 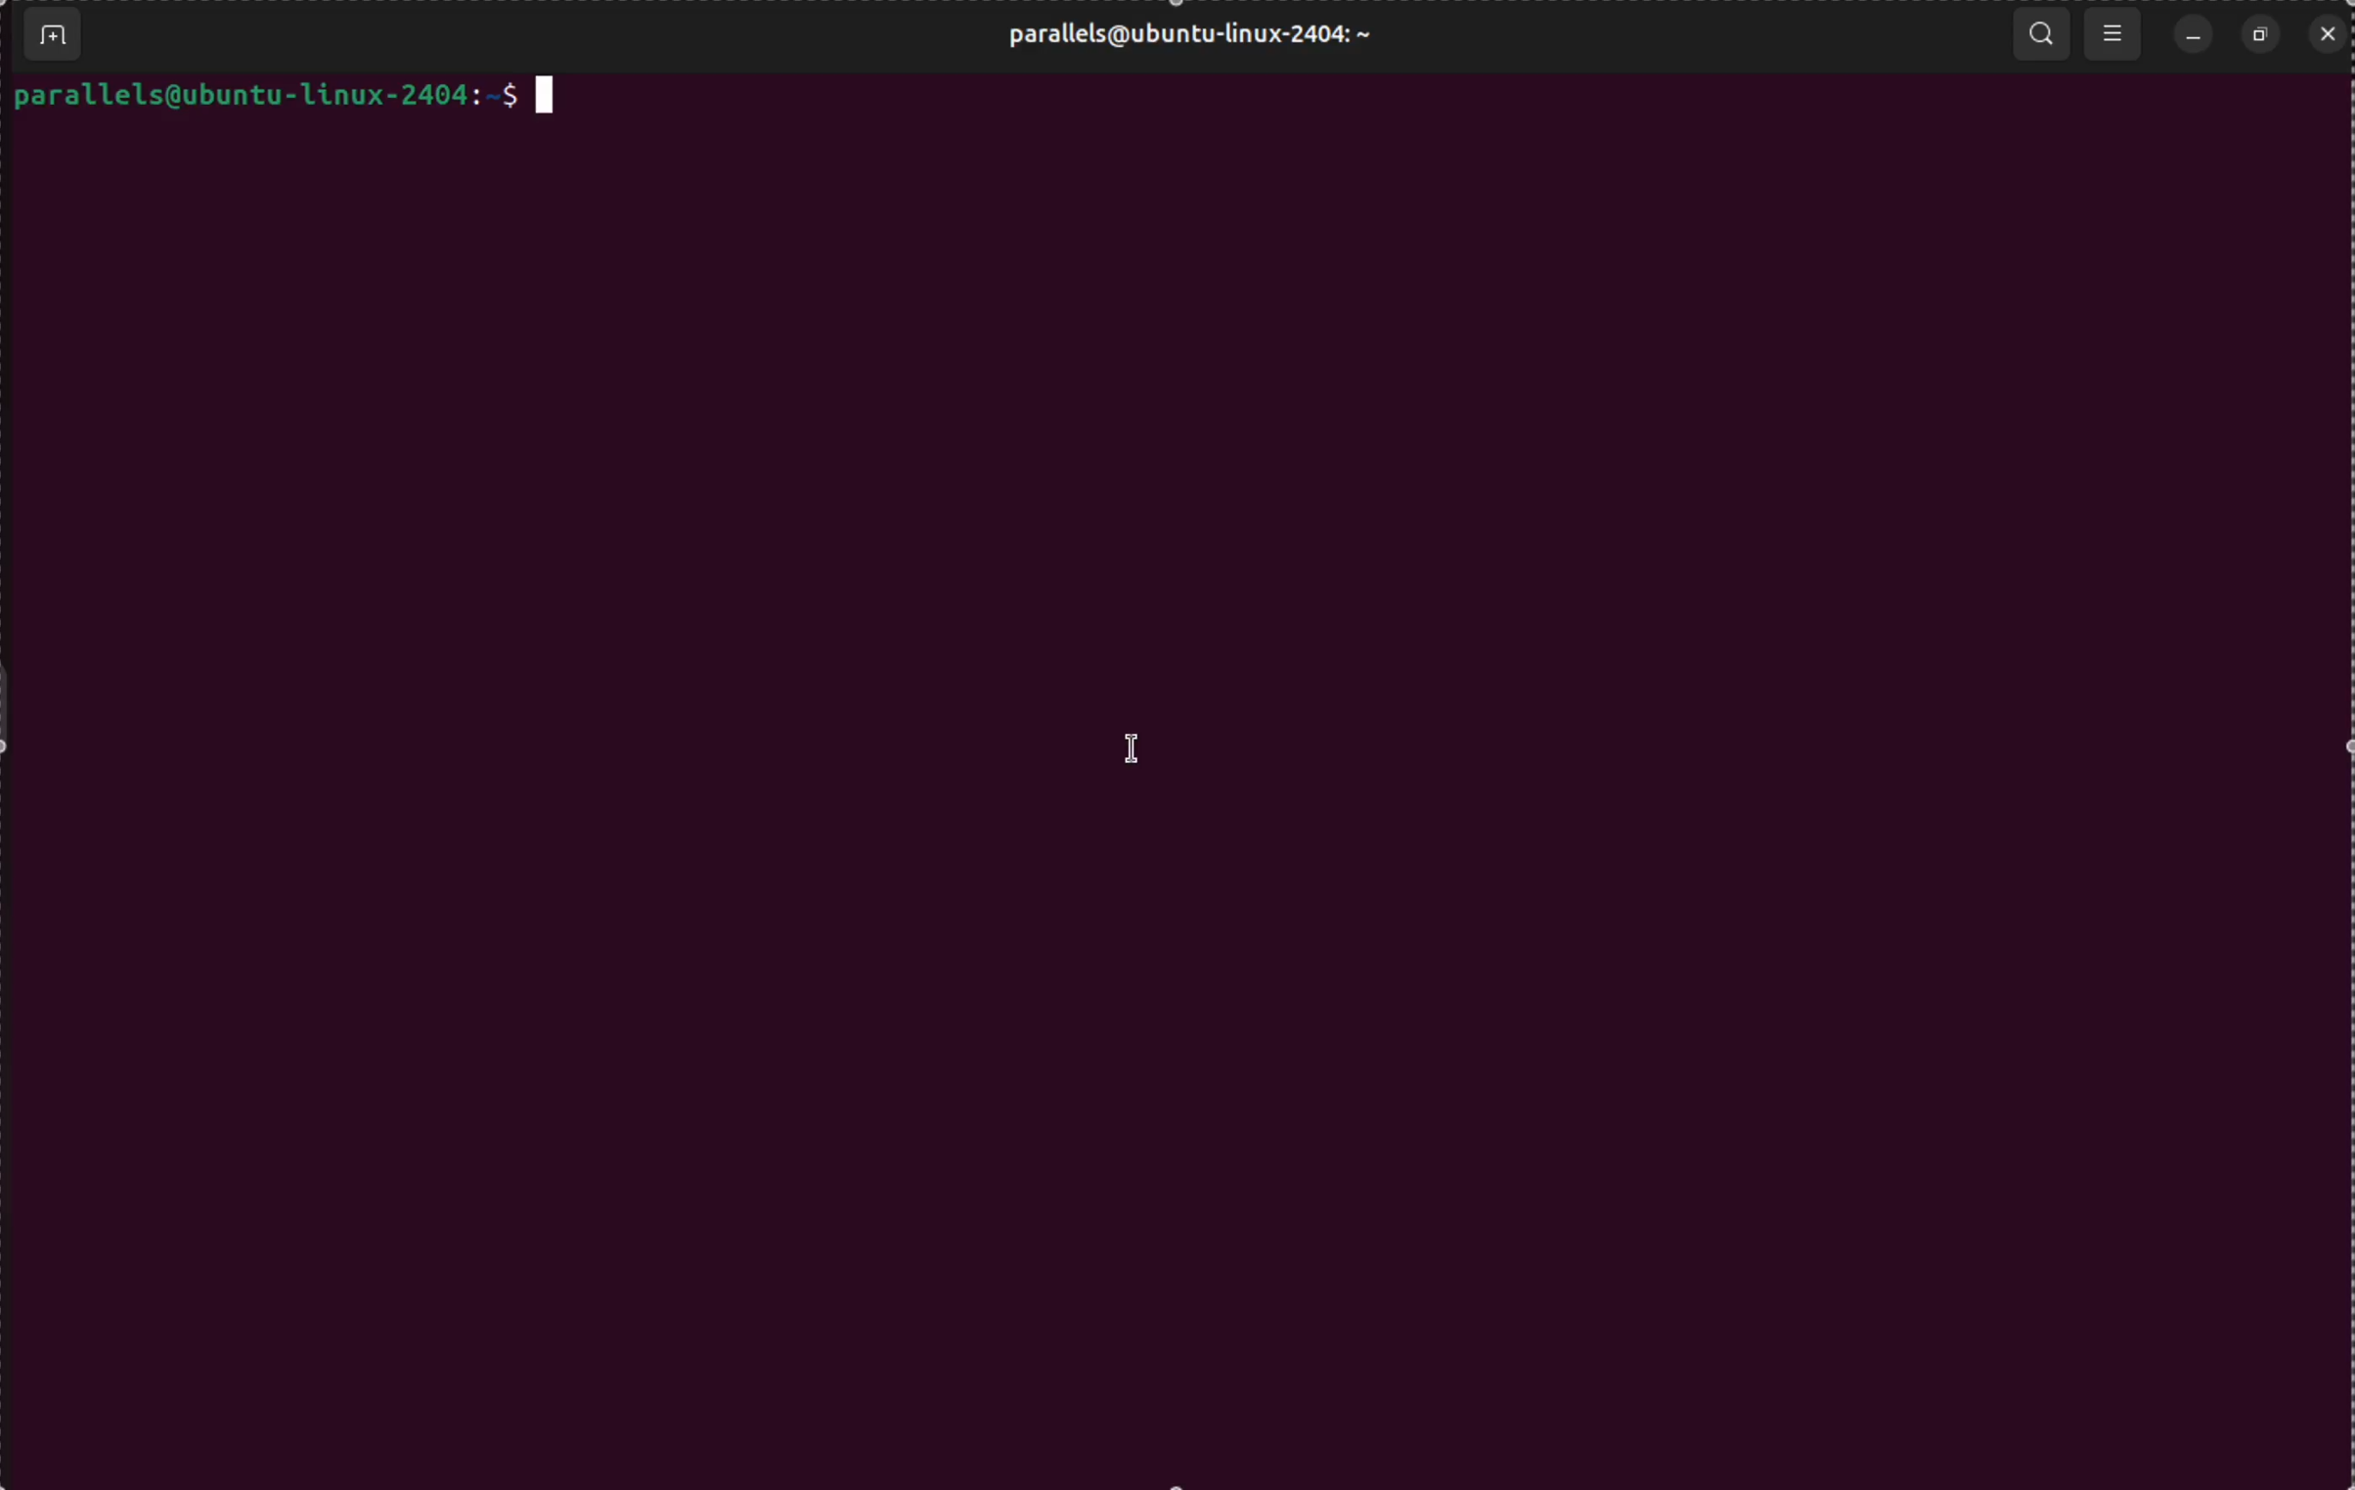 What do you see at coordinates (265, 96) in the screenshot?
I see `prompt bar` at bounding box center [265, 96].